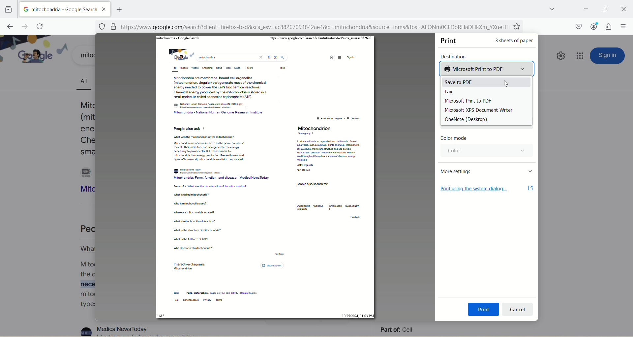  Describe the element at coordinates (486, 171) in the screenshot. I see `more settings` at that location.